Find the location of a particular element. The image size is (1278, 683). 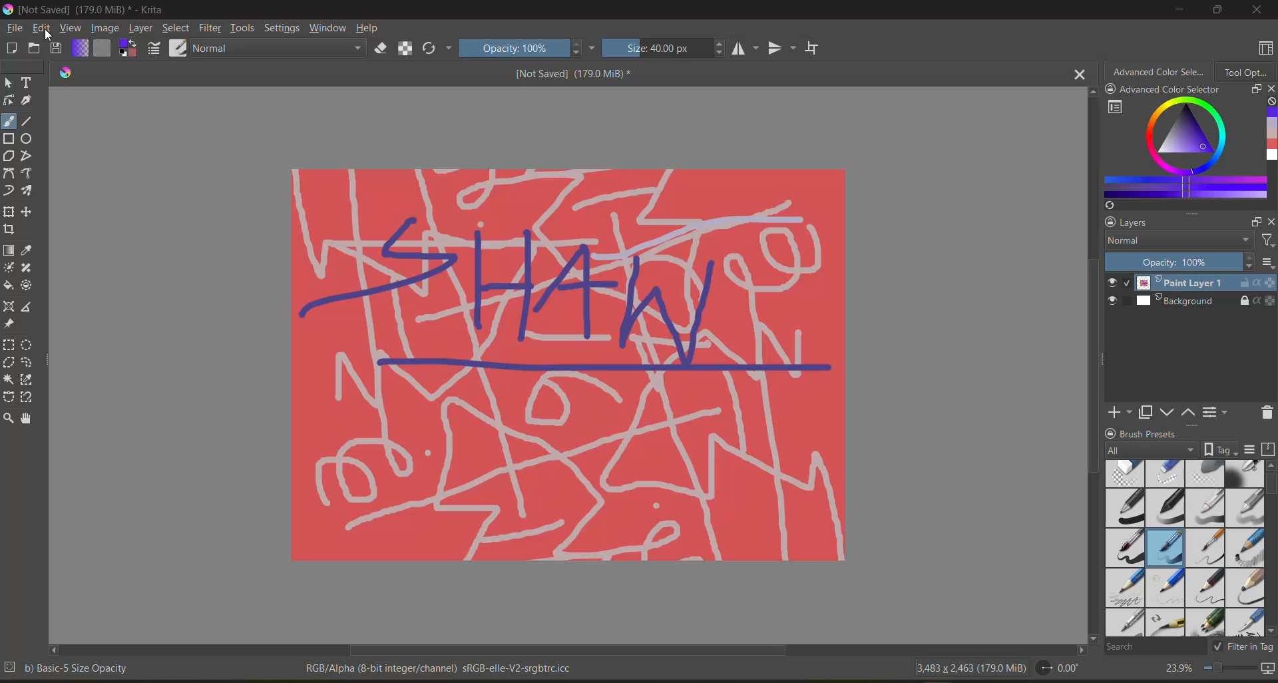

Print Layer 1 is located at coordinates (1205, 282).